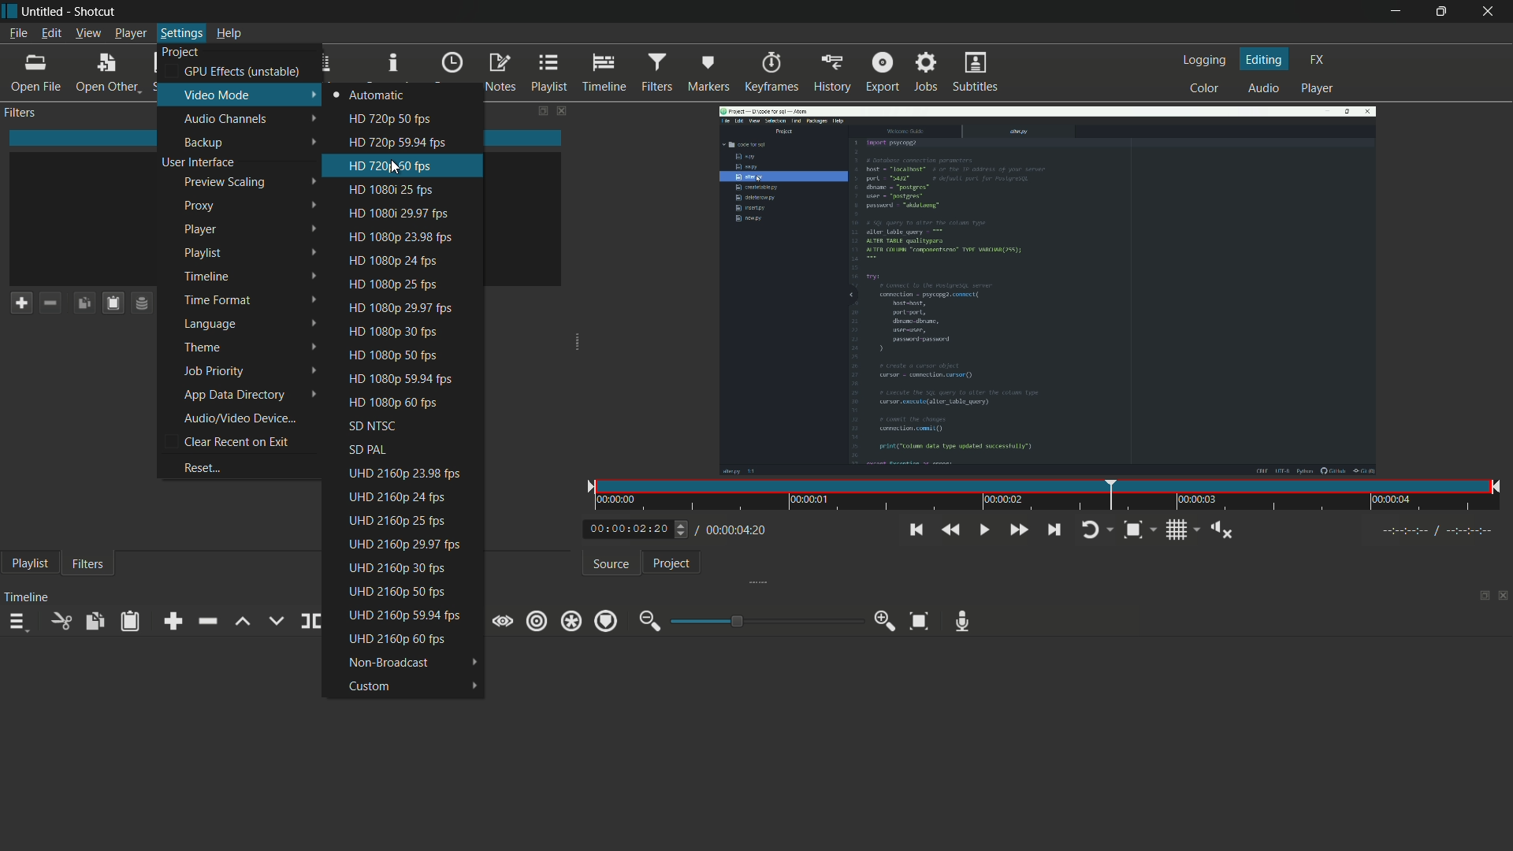  What do you see at coordinates (414, 166) in the screenshot?
I see `hd 720p 60 fps` at bounding box center [414, 166].